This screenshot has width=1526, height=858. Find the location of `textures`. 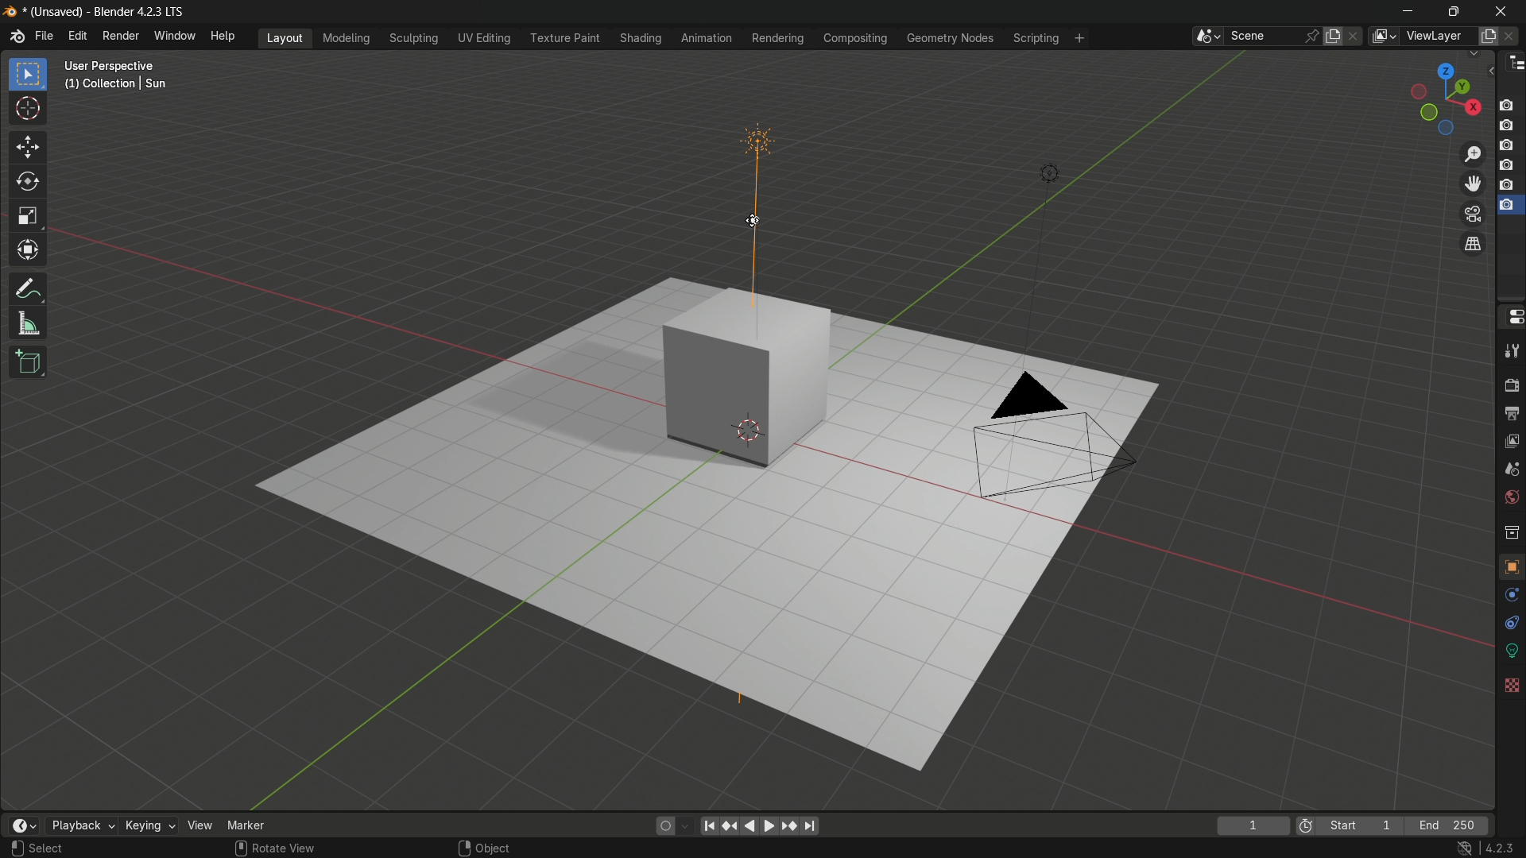

textures is located at coordinates (1510, 684).